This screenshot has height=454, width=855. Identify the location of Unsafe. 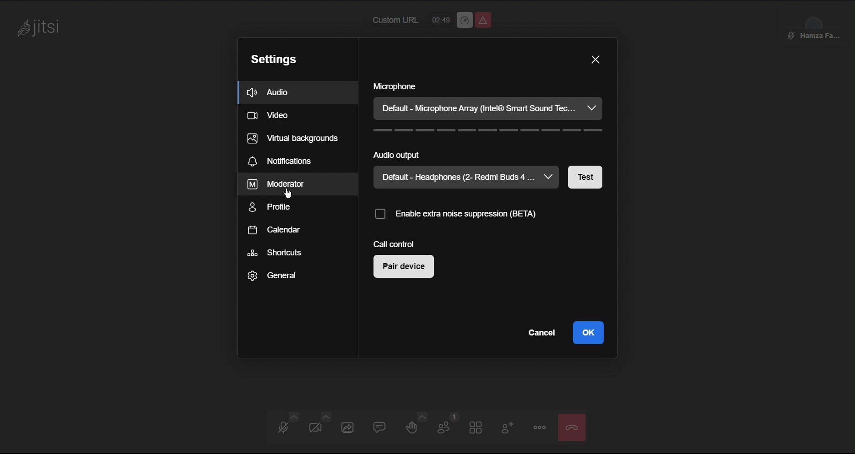
(483, 20).